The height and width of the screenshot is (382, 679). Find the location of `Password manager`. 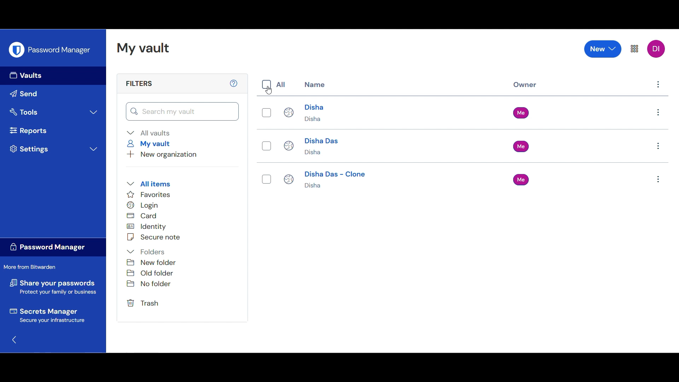

Password manager is located at coordinates (59, 49).